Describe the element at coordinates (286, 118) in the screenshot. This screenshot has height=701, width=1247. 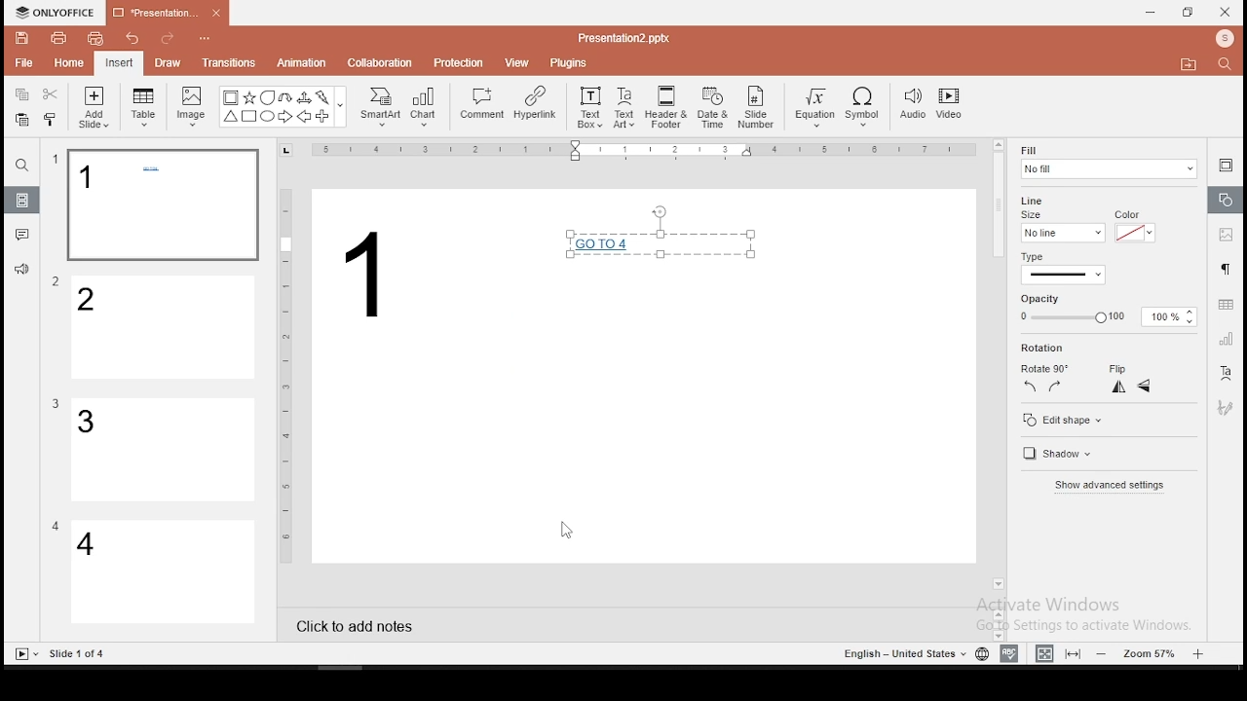
I see `Arrow Right` at that location.